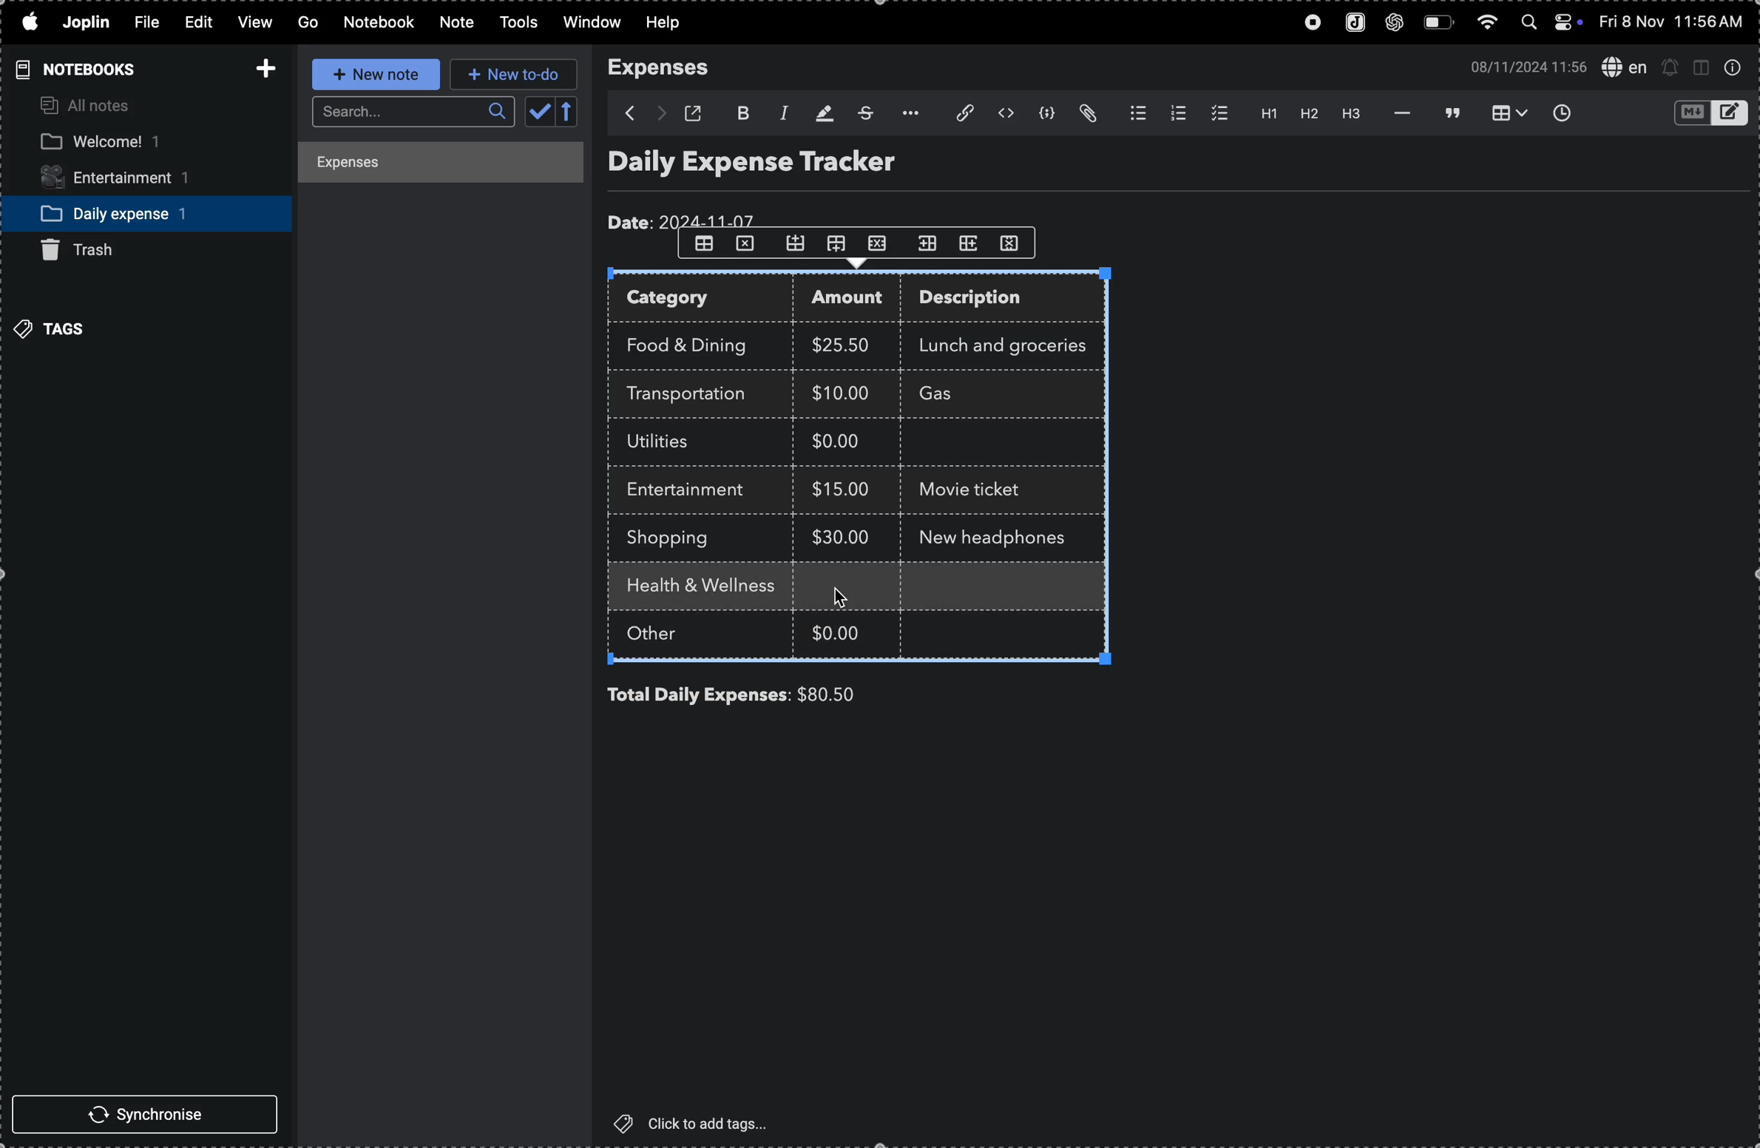  What do you see at coordinates (1671, 67) in the screenshot?
I see `alerts` at bounding box center [1671, 67].